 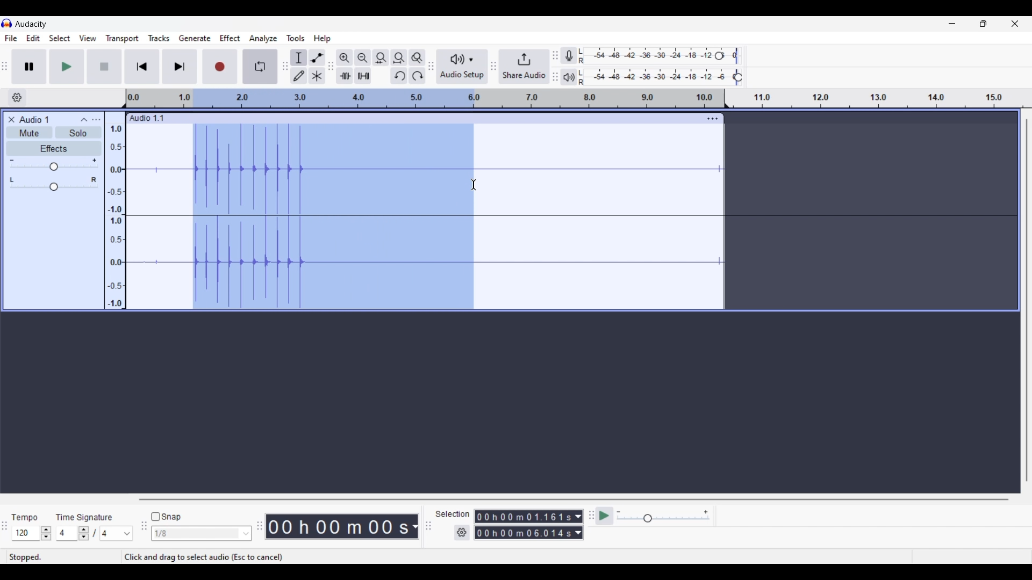 What do you see at coordinates (67, 66) in the screenshot?
I see `Play/Play once` at bounding box center [67, 66].